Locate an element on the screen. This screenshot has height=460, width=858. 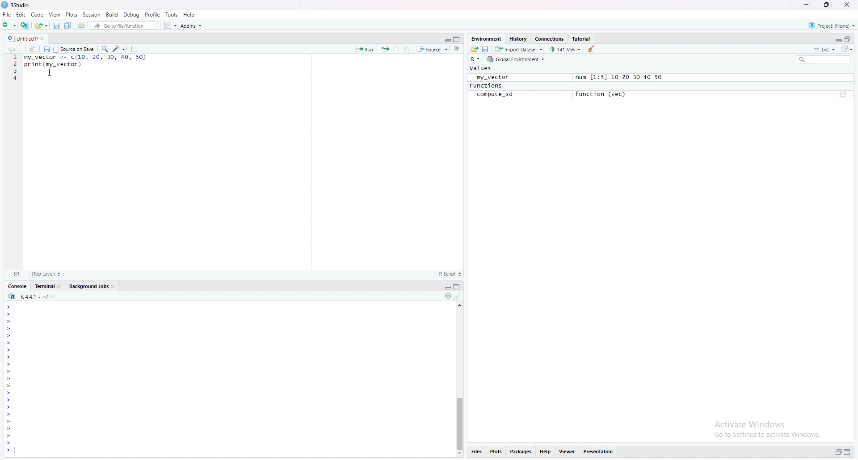
my_vector <- c(10, 20, 30, 40, 50)   print(my_vector) is located at coordinates (84, 66).